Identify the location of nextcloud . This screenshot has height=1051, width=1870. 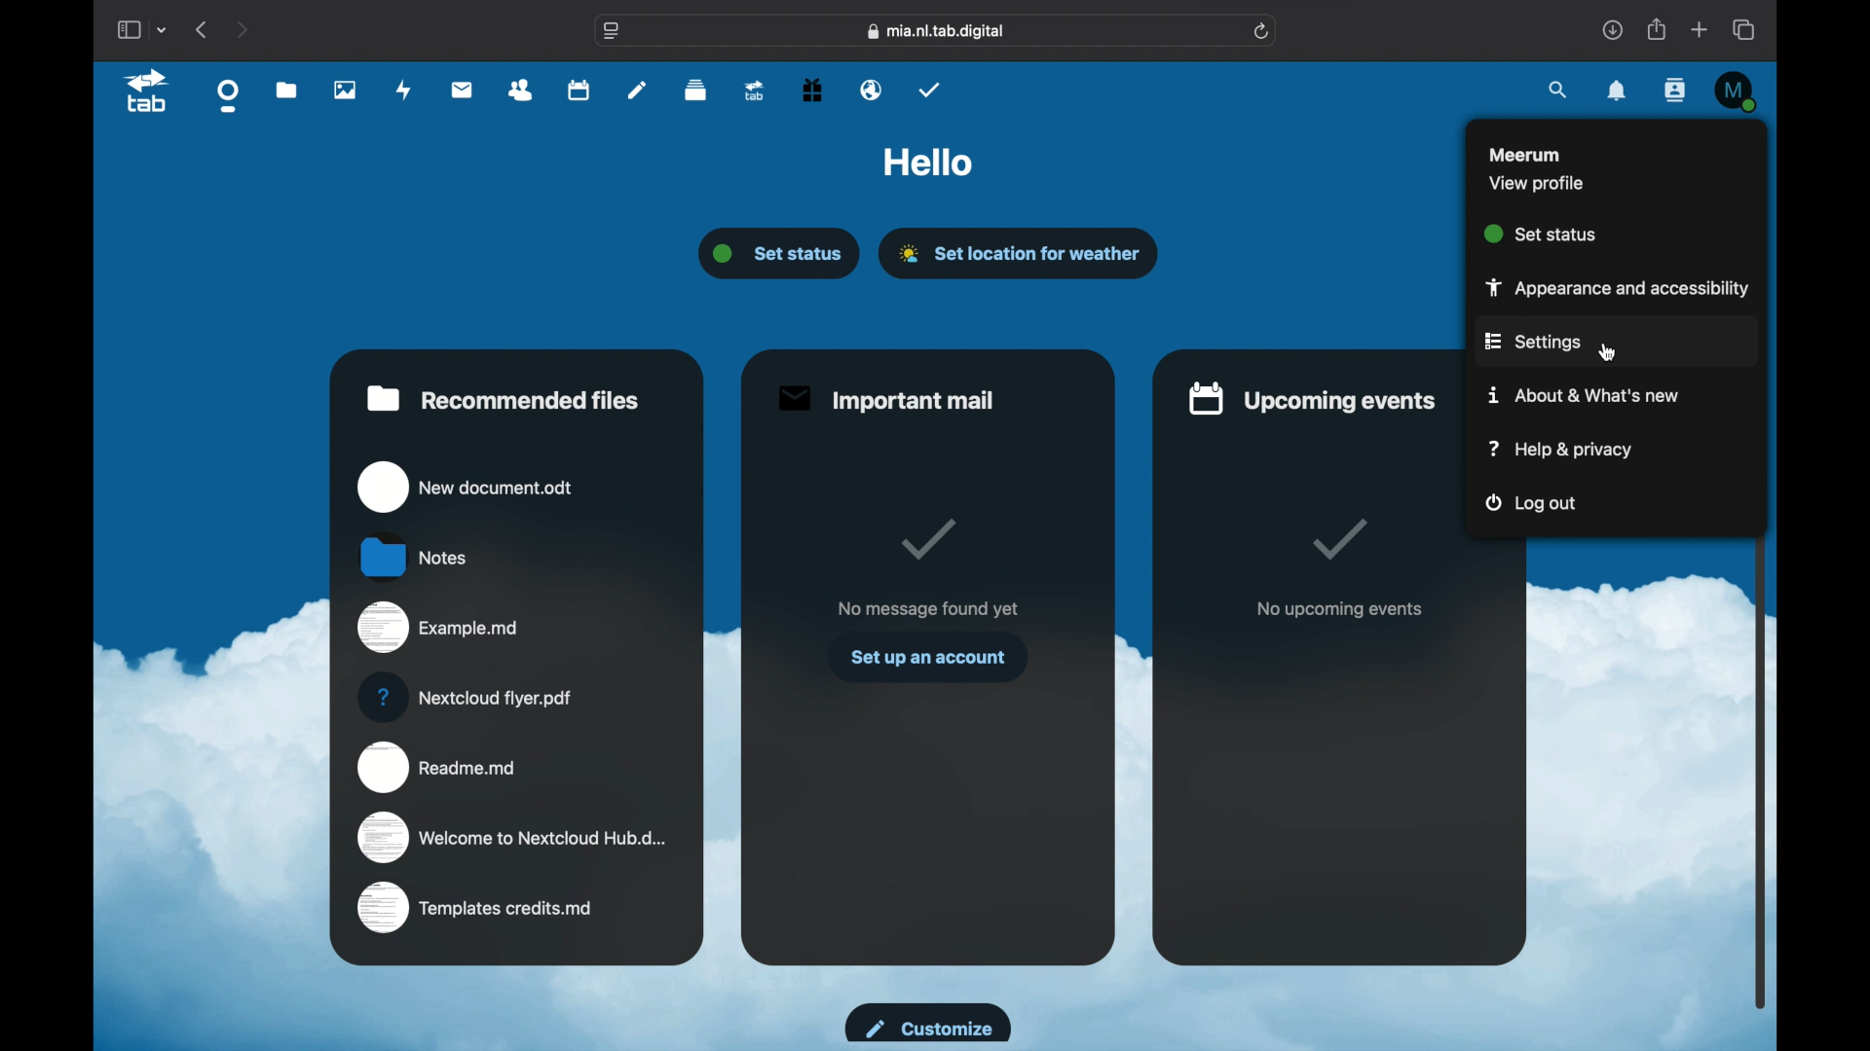
(466, 696).